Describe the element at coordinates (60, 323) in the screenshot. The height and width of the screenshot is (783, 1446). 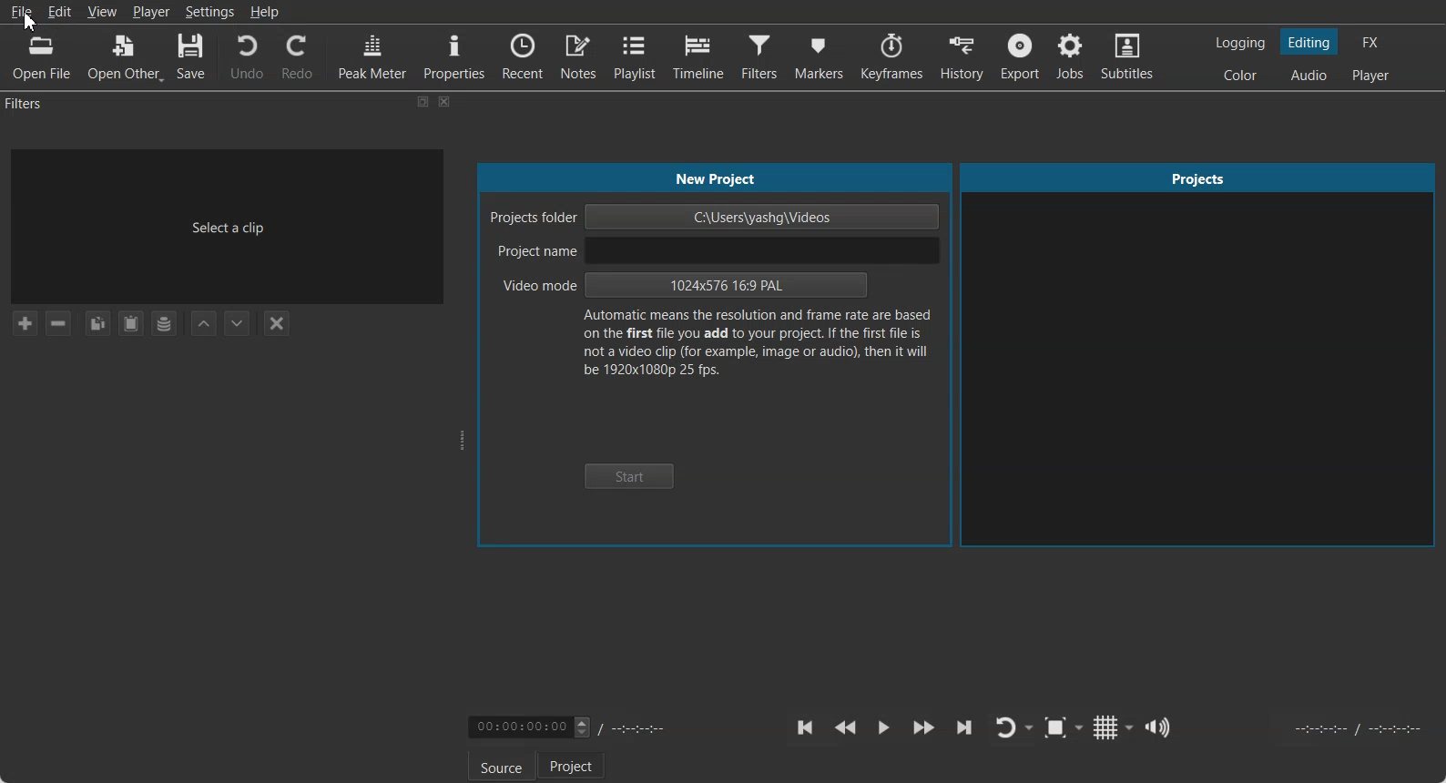
I see `Remove selected Filter` at that location.